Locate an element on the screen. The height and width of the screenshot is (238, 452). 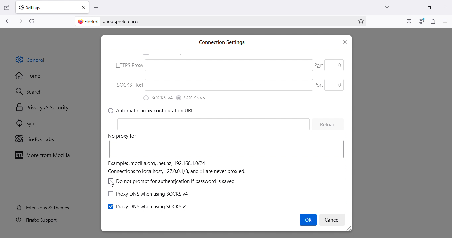
Account is located at coordinates (421, 21).